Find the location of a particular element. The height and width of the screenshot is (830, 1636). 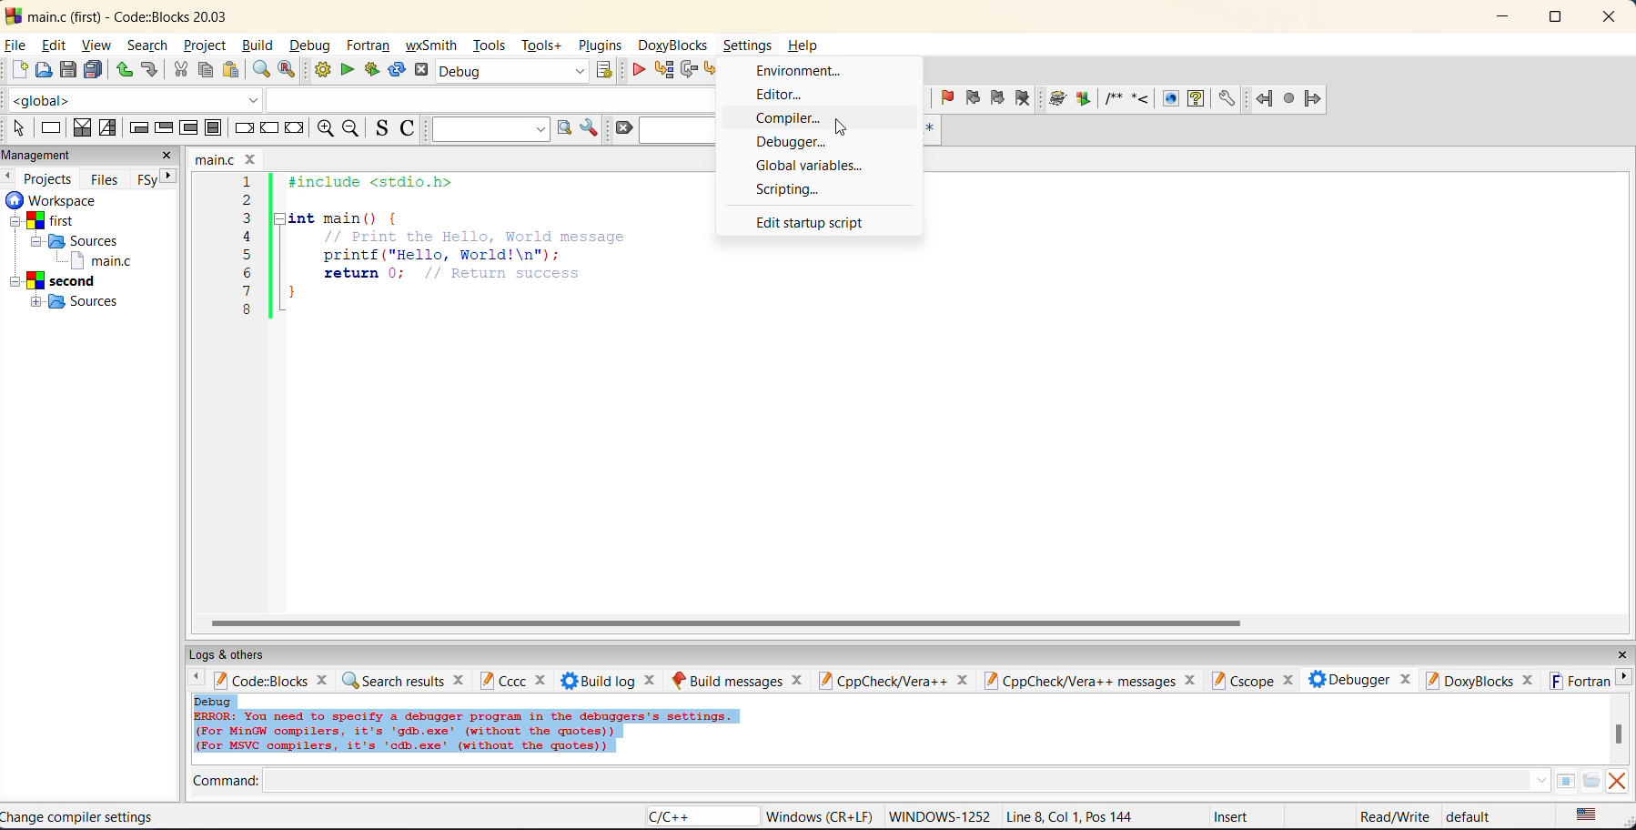

global is located at coordinates (136, 100).